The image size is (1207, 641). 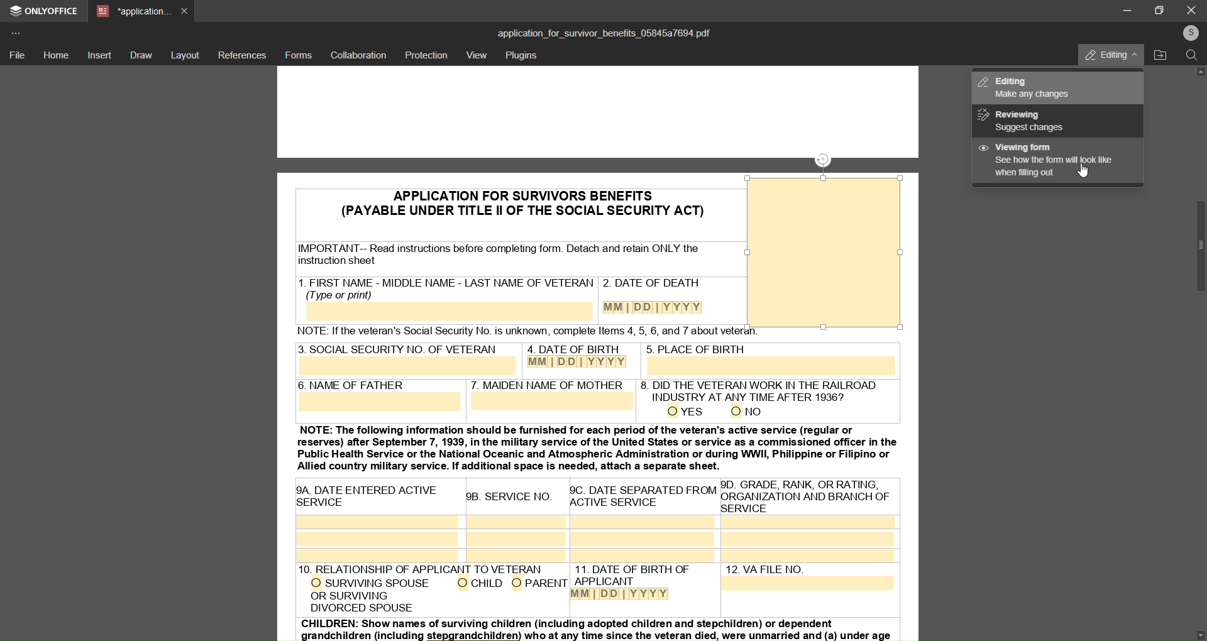 I want to click on scrollbar, so click(x=1193, y=246).